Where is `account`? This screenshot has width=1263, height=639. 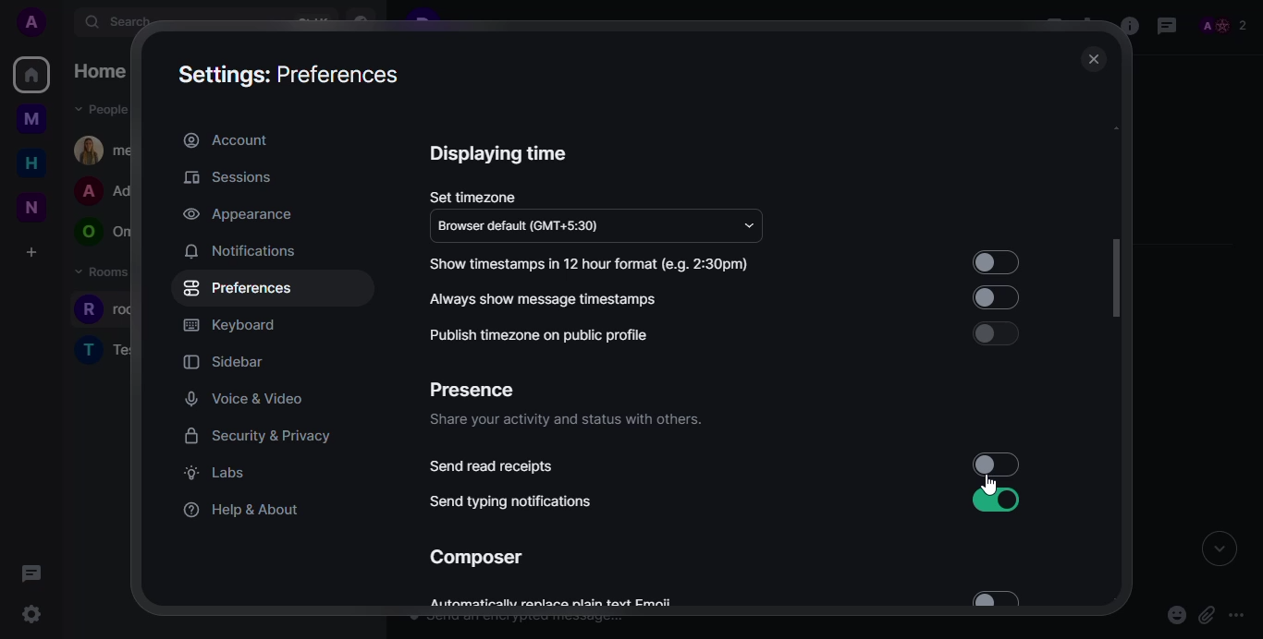
account is located at coordinates (226, 139).